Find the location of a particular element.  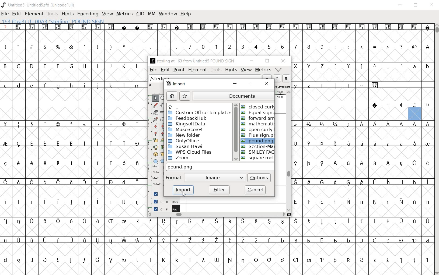

Symbol is located at coordinates (111, 201).